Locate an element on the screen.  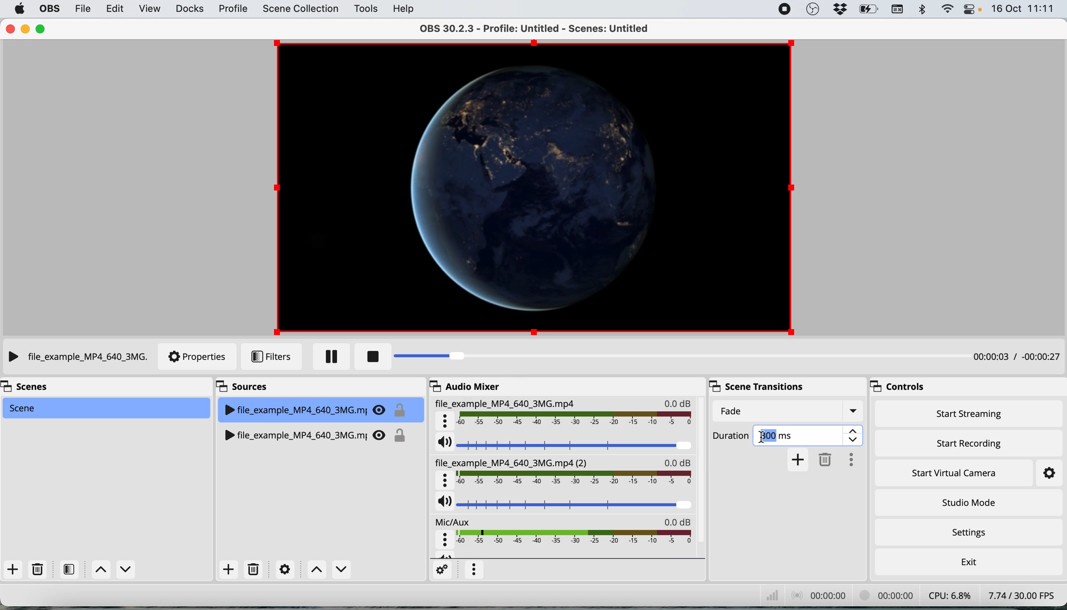
start typing new duration is located at coordinates (764, 437).